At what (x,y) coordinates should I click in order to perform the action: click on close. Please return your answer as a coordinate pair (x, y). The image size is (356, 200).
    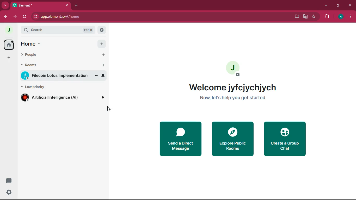
    Looking at the image, I should click on (349, 6).